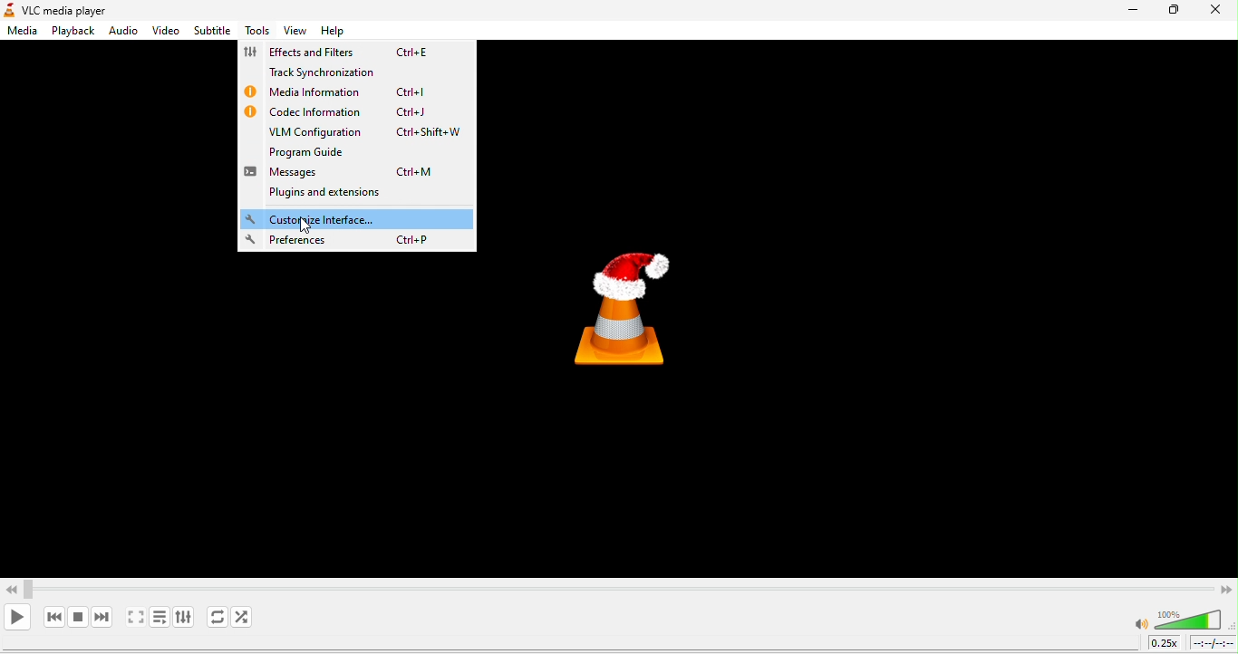  Describe the element at coordinates (350, 174) in the screenshot. I see `messages` at that location.